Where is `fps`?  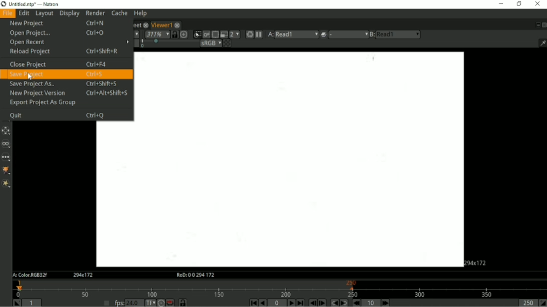
fps is located at coordinates (119, 303).